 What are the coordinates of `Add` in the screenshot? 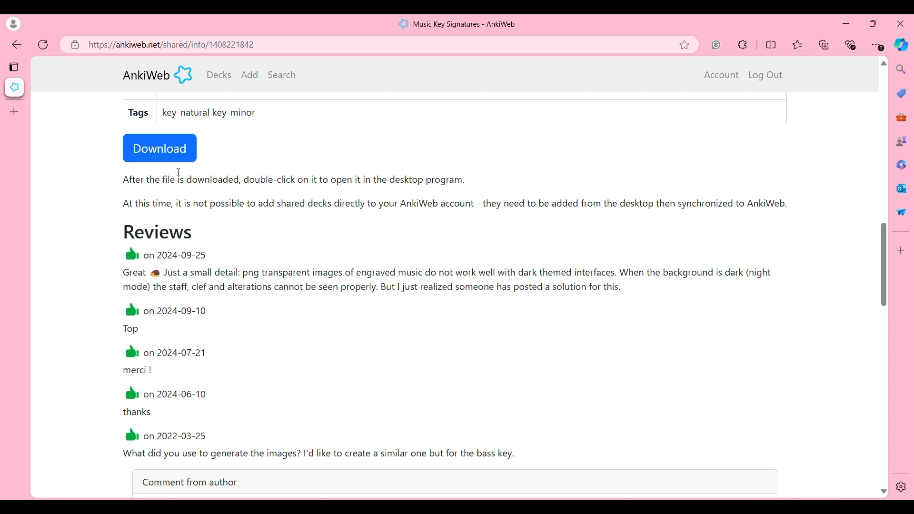 It's located at (250, 74).